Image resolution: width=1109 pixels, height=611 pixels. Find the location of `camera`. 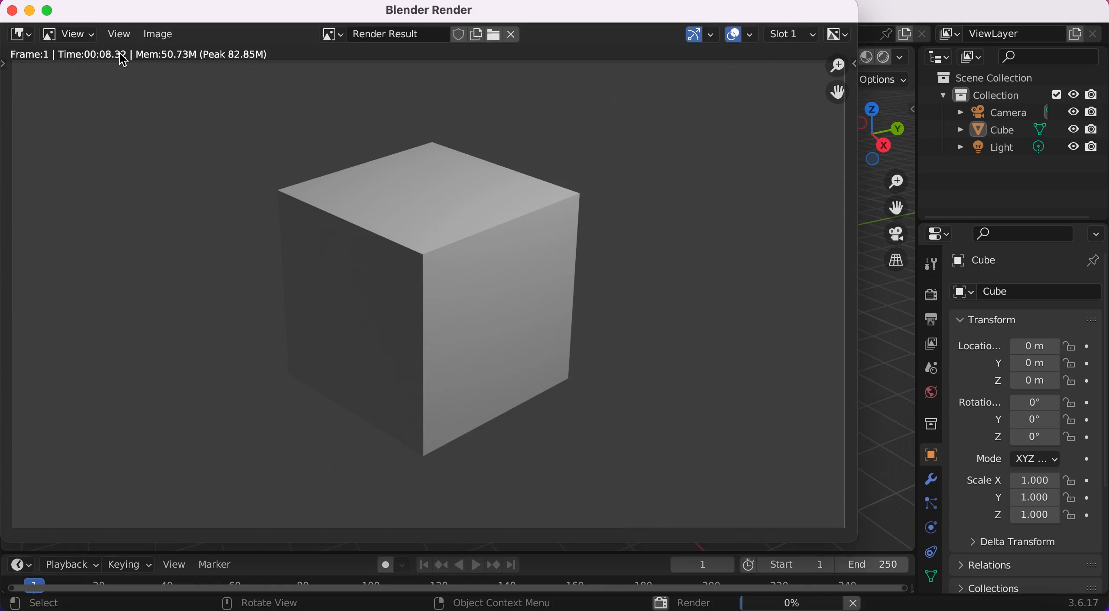

camera is located at coordinates (990, 113).